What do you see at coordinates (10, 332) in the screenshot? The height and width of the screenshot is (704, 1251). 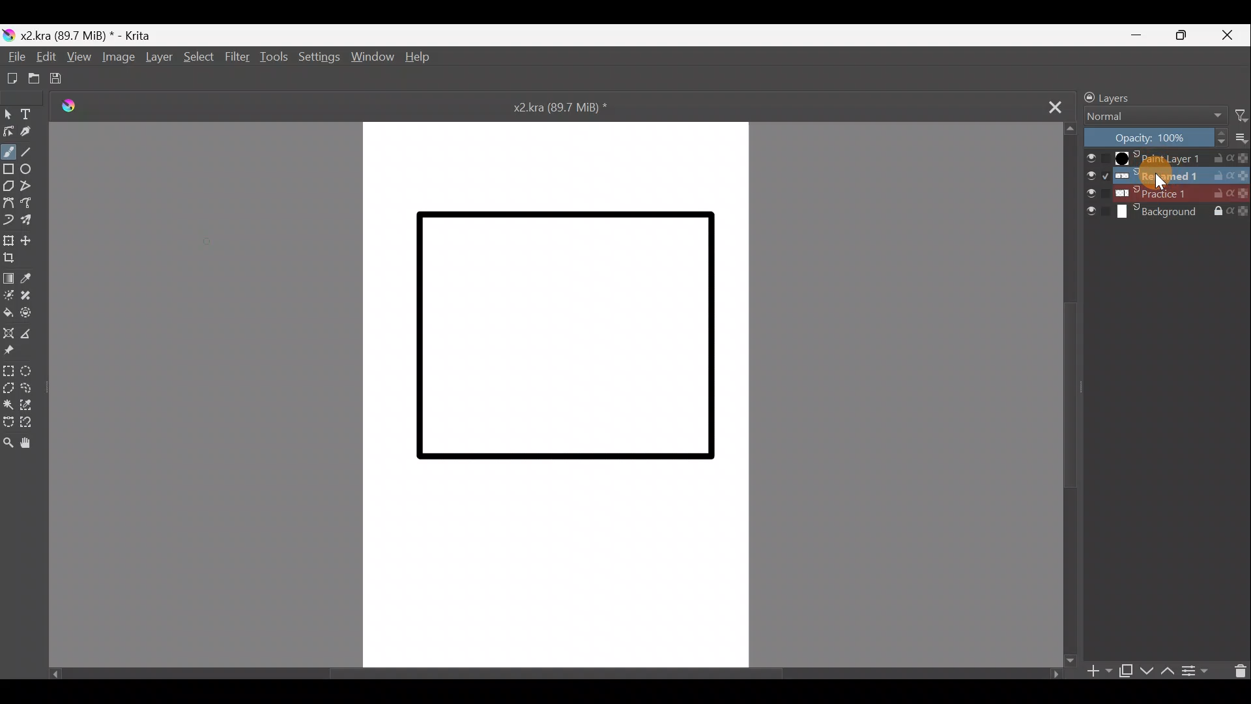 I see `Assistant tool` at bounding box center [10, 332].